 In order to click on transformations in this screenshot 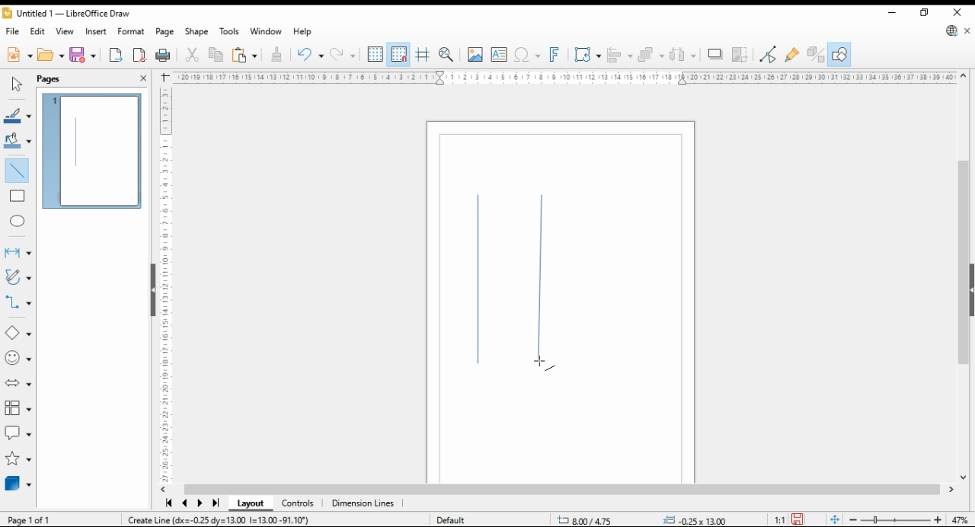, I will do `click(588, 55)`.